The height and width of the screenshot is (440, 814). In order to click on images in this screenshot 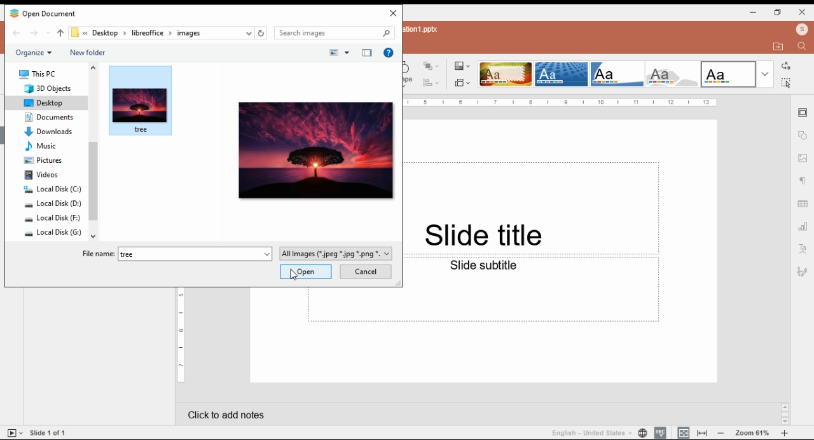, I will do `click(188, 34)`.